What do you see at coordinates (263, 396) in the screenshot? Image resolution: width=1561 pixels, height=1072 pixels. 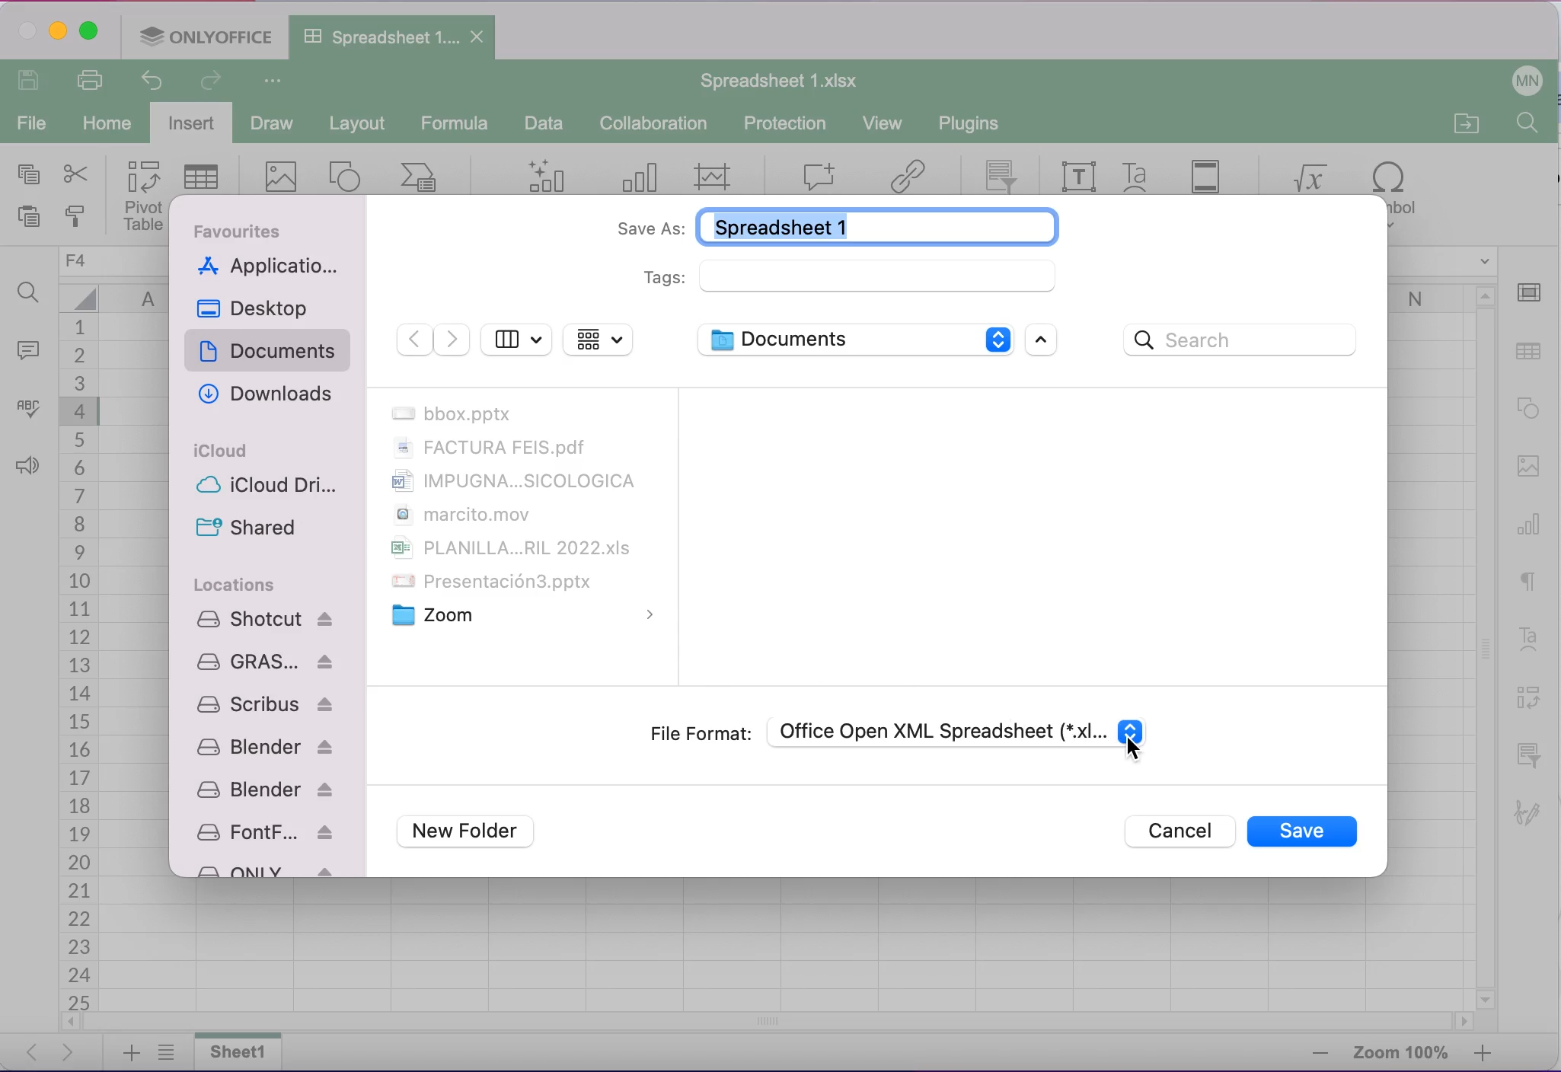 I see `downloads` at bounding box center [263, 396].